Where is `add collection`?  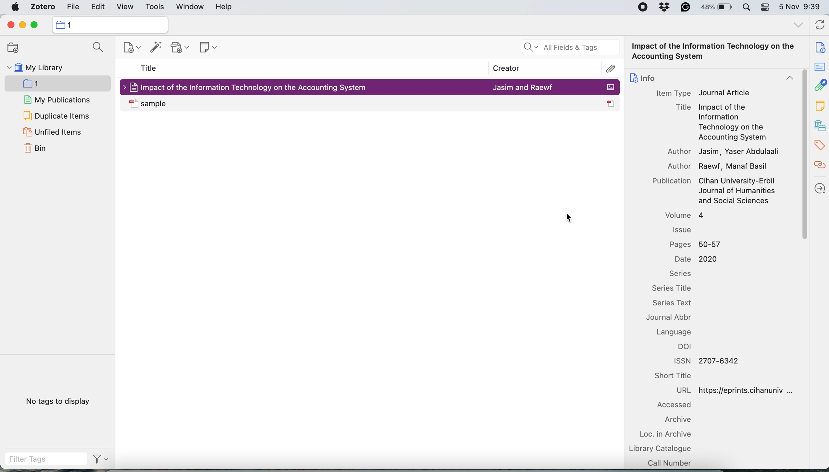
add collection is located at coordinates (15, 48).